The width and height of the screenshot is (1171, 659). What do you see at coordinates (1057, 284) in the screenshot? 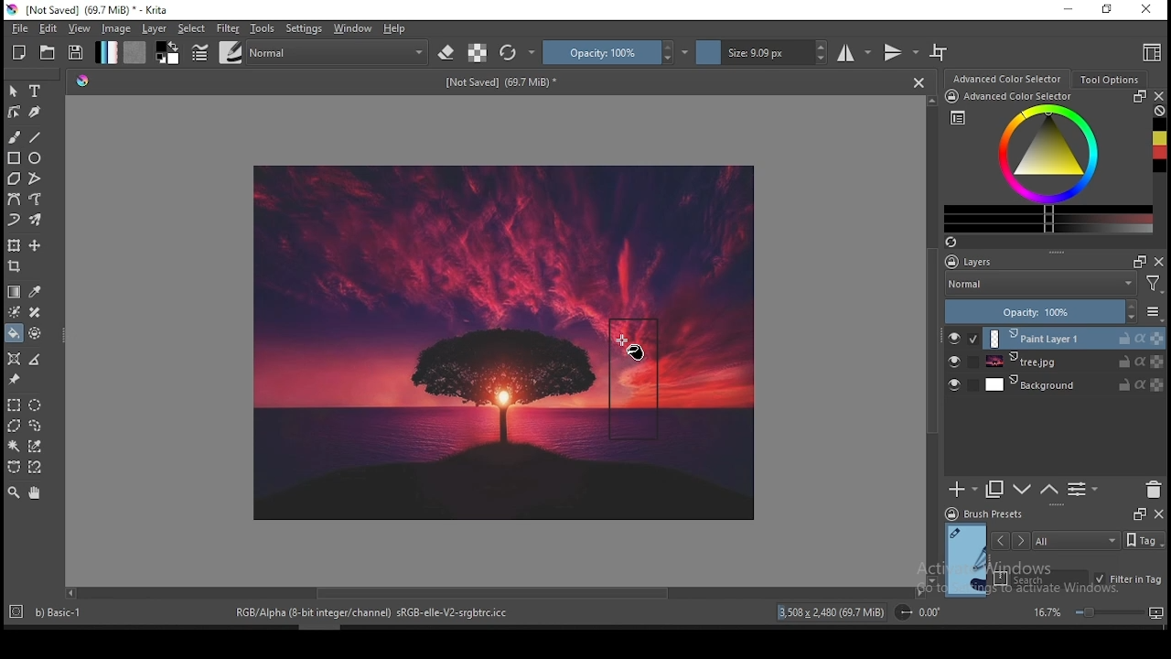
I see `blending mode` at bounding box center [1057, 284].